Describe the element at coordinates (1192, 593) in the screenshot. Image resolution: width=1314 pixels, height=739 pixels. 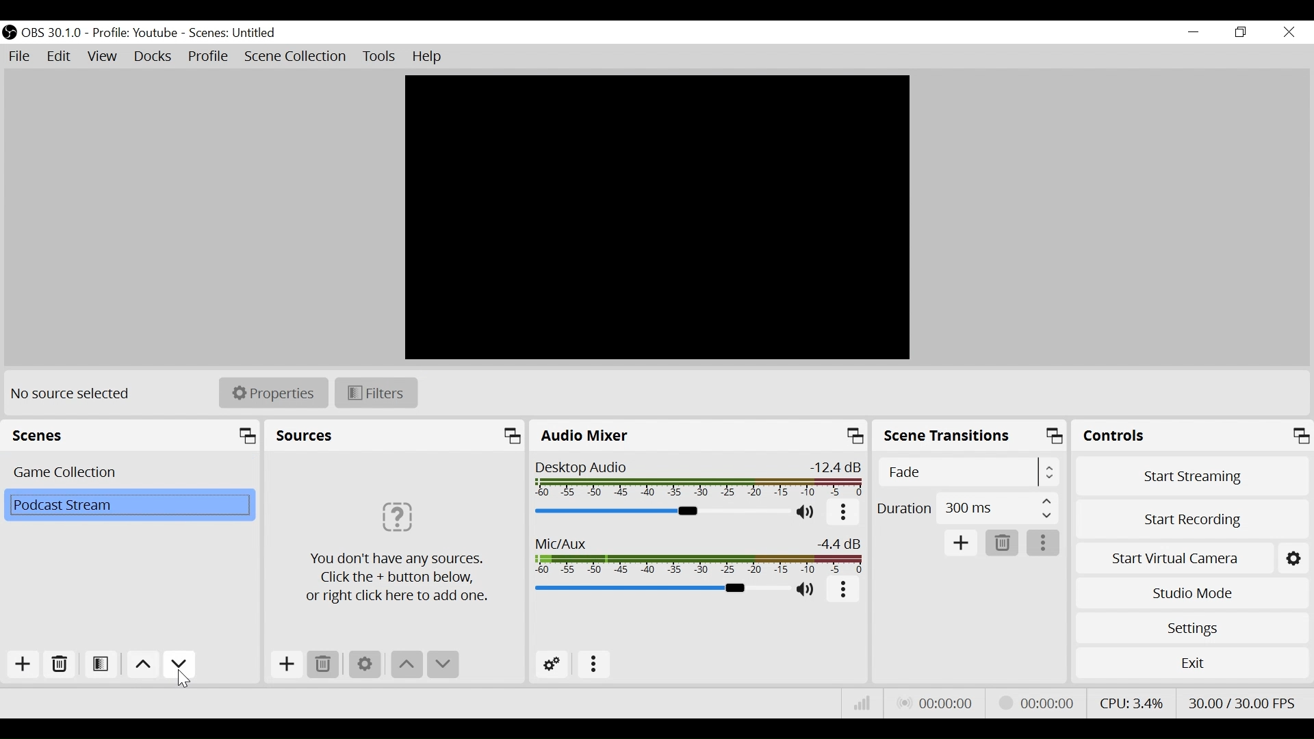
I see `Studio Mode` at that location.